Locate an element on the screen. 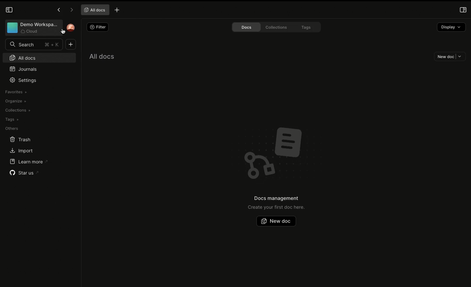  Add new document is located at coordinates (70, 44).